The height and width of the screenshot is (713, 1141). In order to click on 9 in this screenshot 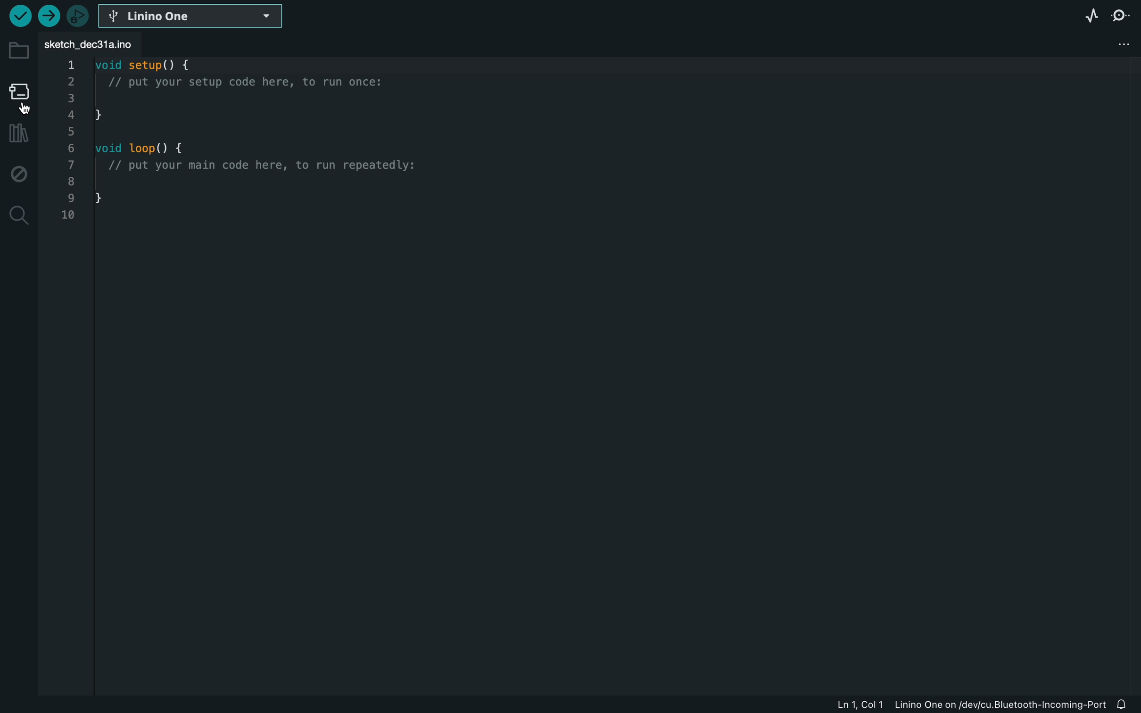, I will do `click(71, 198)`.